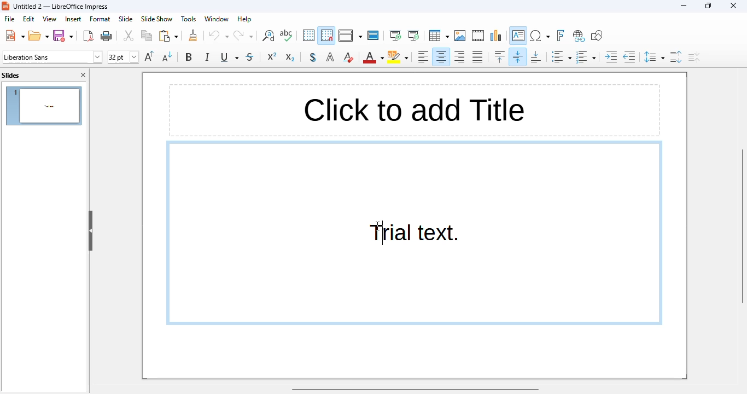 This screenshot has width=747, height=394. What do you see at coordinates (411, 109) in the screenshot?
I see `Click to add Text` at bounding box center [411, 109].